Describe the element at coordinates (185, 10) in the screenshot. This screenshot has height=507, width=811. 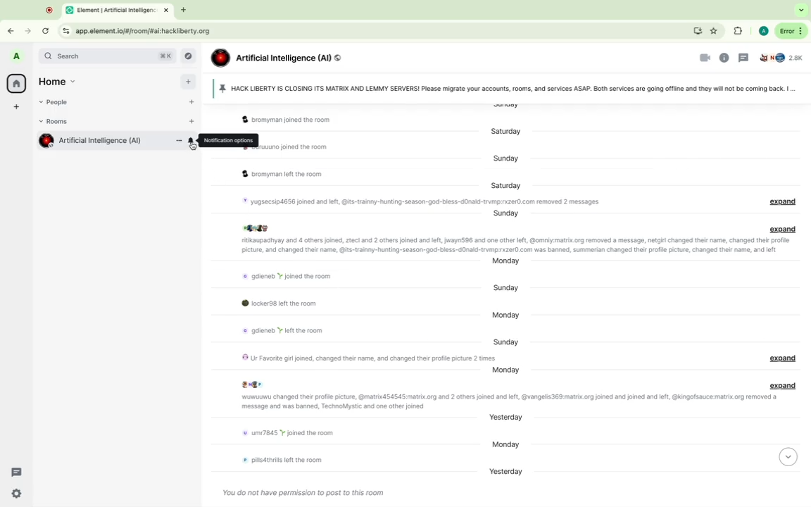
I see `New tab` at that location.